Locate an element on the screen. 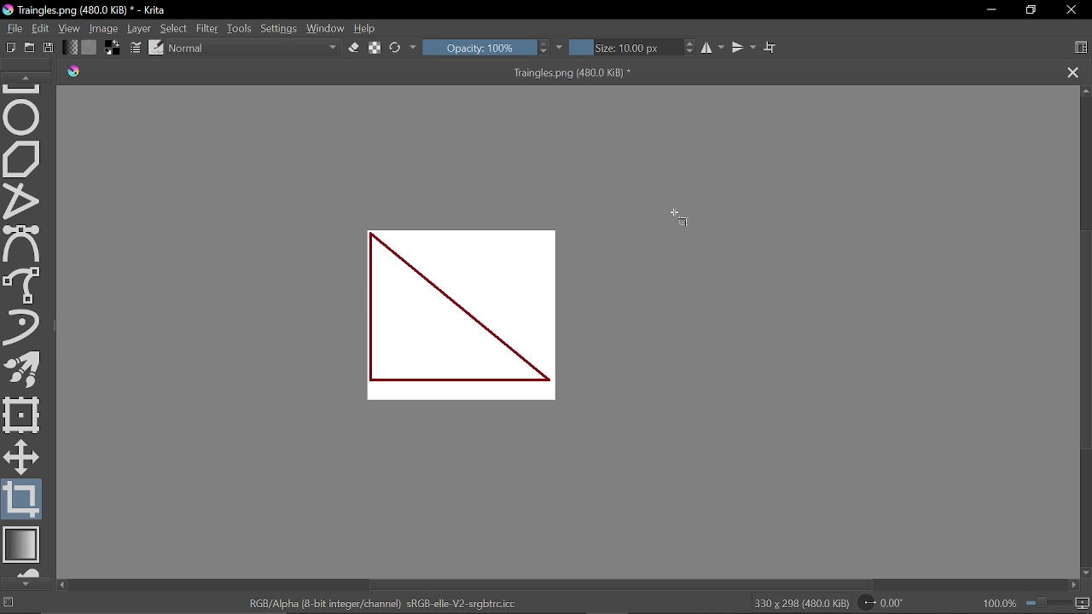 This screenshot has width=1092, height=614. Edit is located at coordinates (42, 29).